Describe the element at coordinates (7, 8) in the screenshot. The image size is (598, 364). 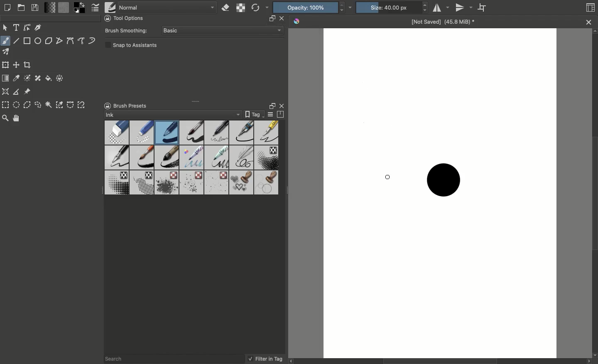
I see `Create` at that location.